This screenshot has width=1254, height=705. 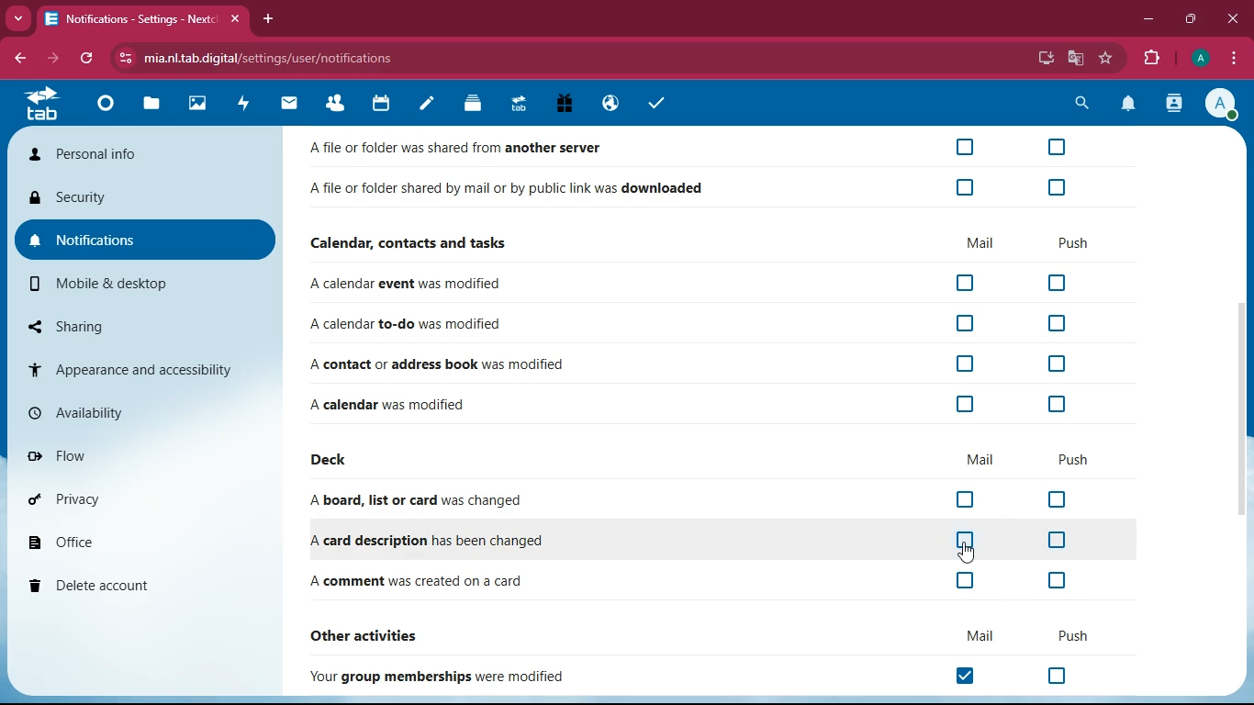 I want to click on calendar, so click(x=381, y=105).